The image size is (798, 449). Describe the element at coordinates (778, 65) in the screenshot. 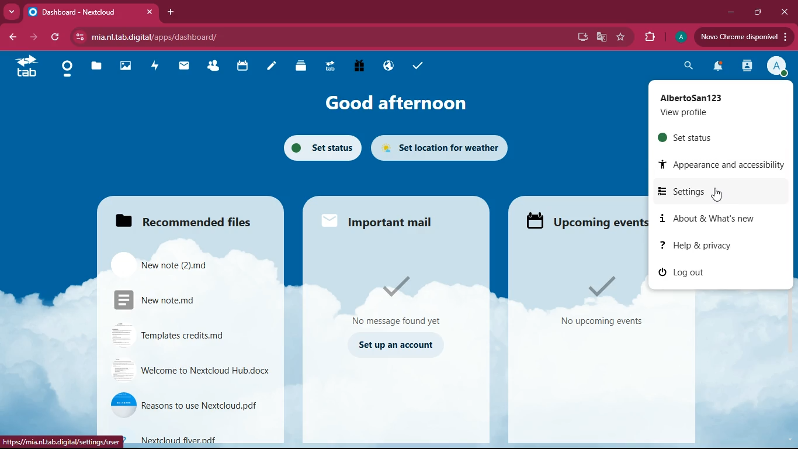

I see `profile` at that location.